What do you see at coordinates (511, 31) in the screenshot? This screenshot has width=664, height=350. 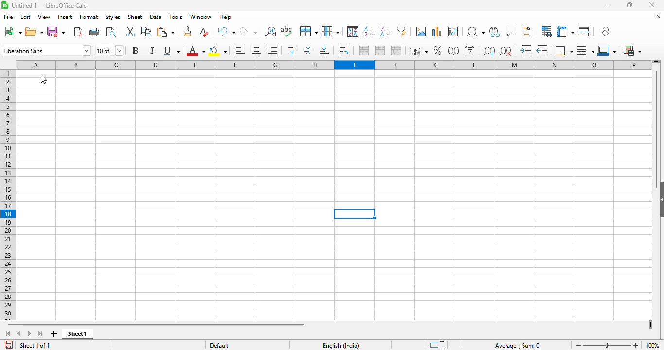 I see `insert comment` at bounding box center [511, 31].